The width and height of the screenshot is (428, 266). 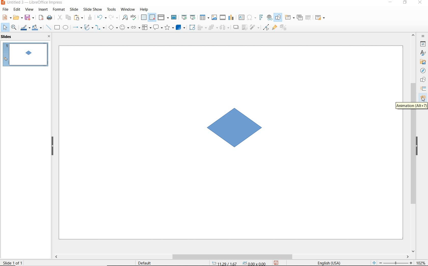 I want to click on animation, so click(x=423, y=98).